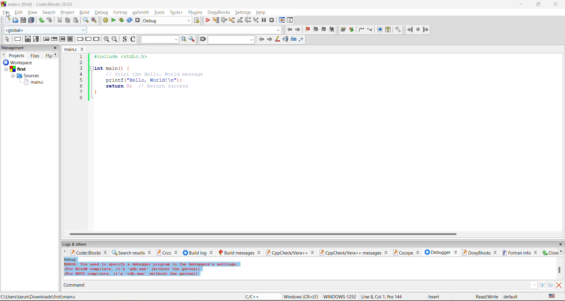  What do you see at coordinates (81, 92) in the screenshot?
I see `7` at bounding box center [81, 92].